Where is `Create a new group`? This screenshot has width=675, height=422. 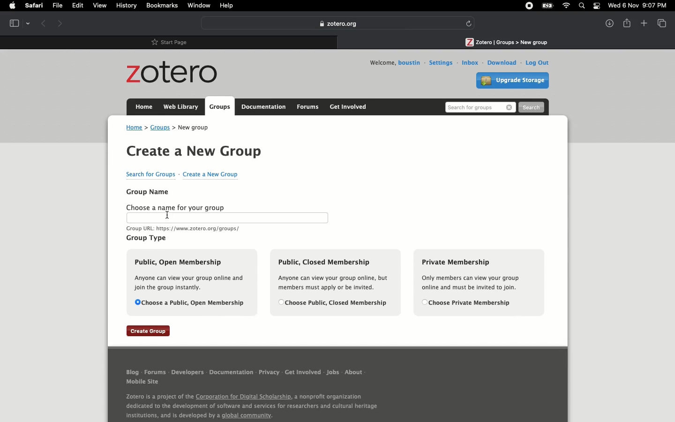
Create a new group is located at coordinates (211, 174).